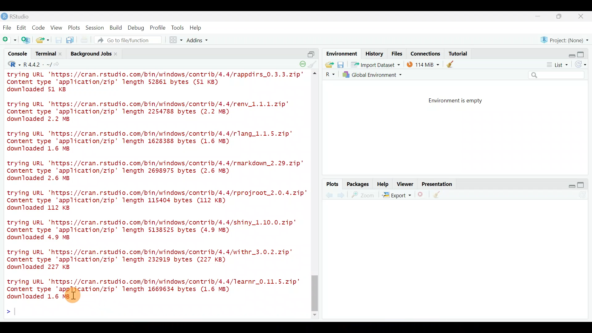  Describe the element at coordinates (341, 65) in the screenshot. I see `save workspace as` at that location.